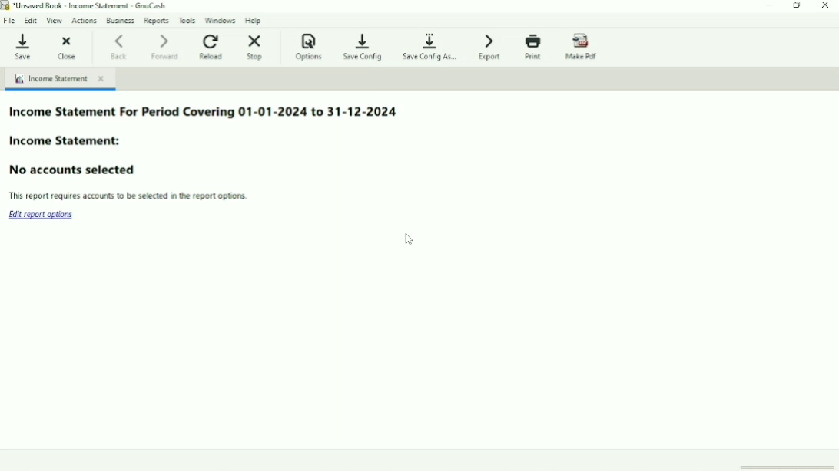  What do you see at coordinates (72, 142) in the screenshot?
I see `Income Statement:` at bounding box center [72, 142].